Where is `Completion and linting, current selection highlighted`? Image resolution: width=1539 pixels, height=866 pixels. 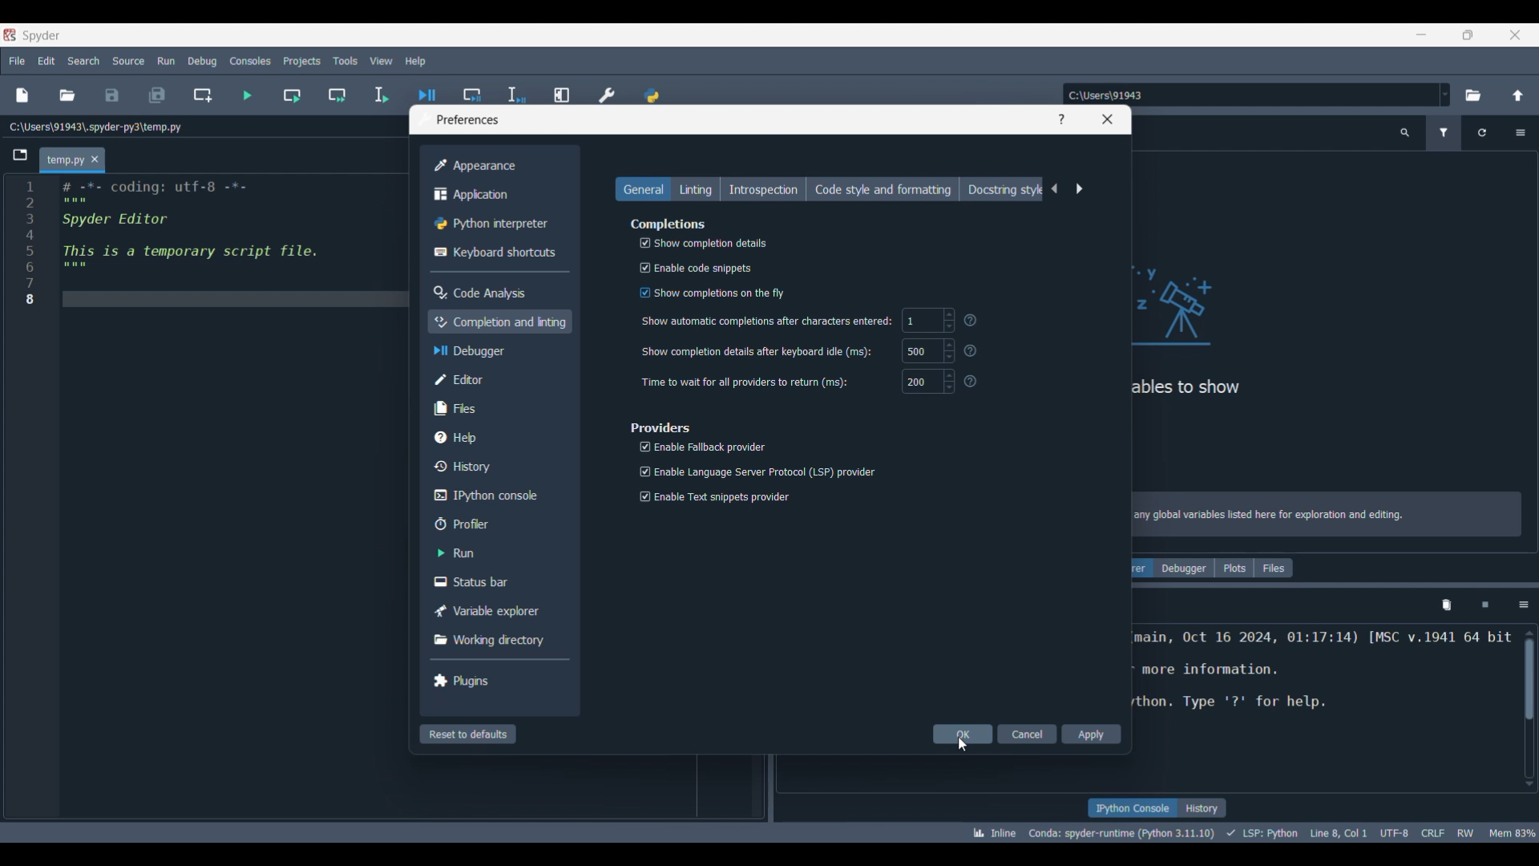
Completion and linting, current selection highlighted is located at coordinates (499, 322).